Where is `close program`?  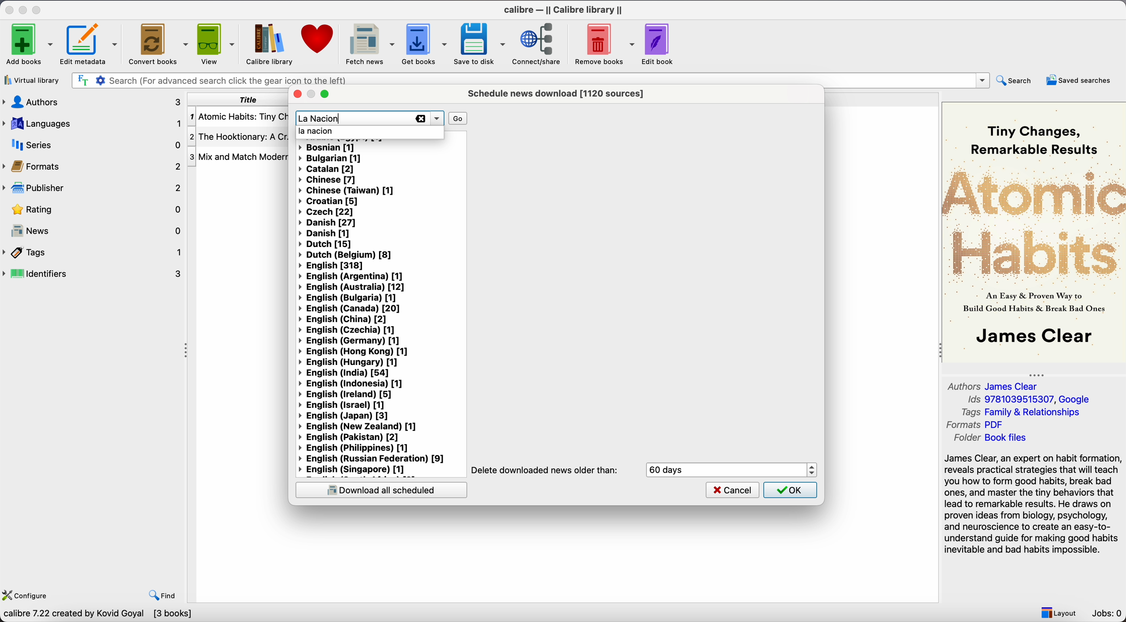
close program is located at coordinates (9, 8).